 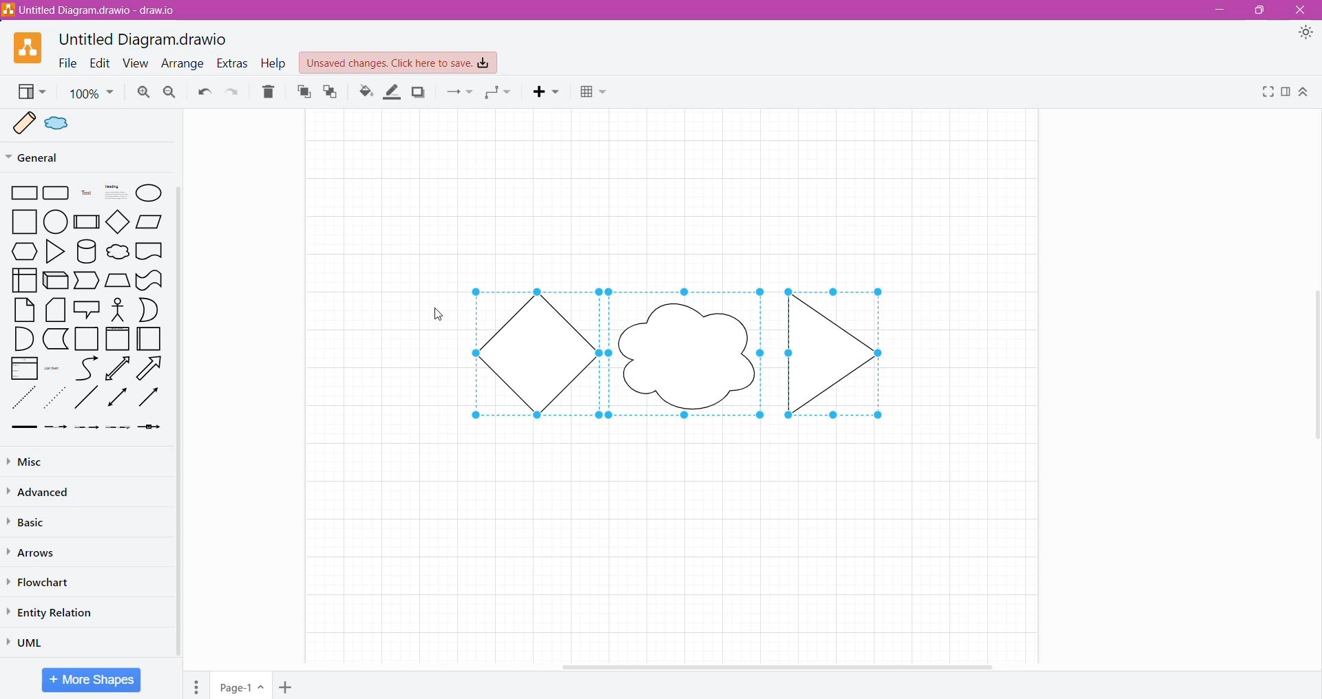 I want to click on Vertical Scroll Bar, so click(x=178, y=422).